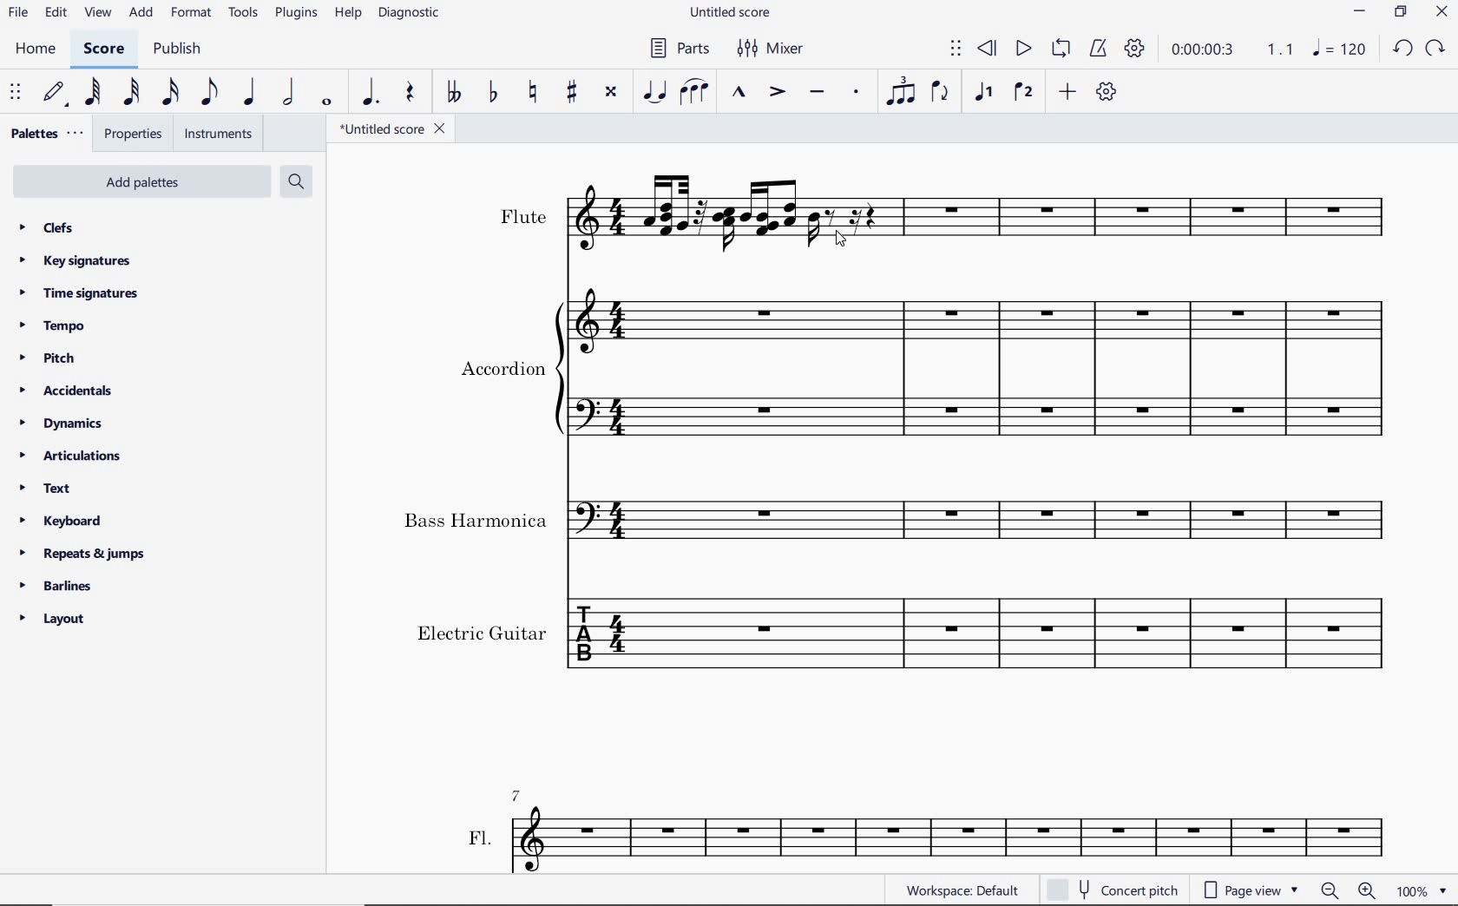 This screenshot has height=906, width=1458. What do you see at coordinates (981, 363) in the screenshot?
I see `Instrument: Accordion` at bounding box center [981, 363].